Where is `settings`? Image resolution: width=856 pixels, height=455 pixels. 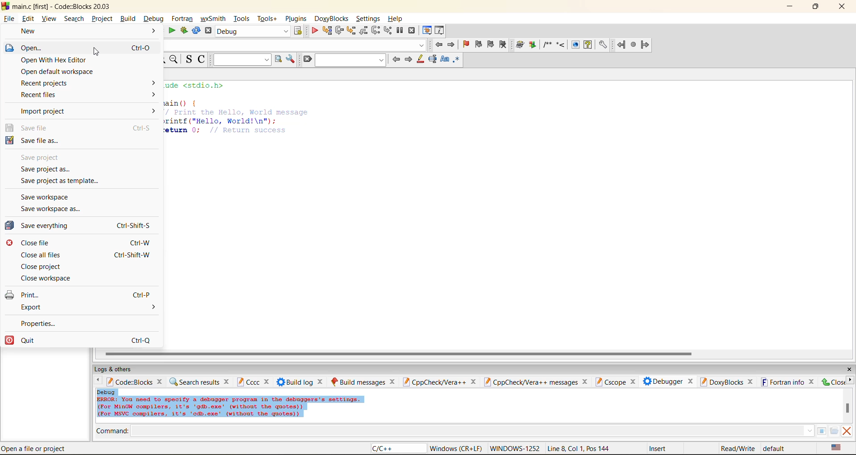
settings is located at coordinates (369, 19).